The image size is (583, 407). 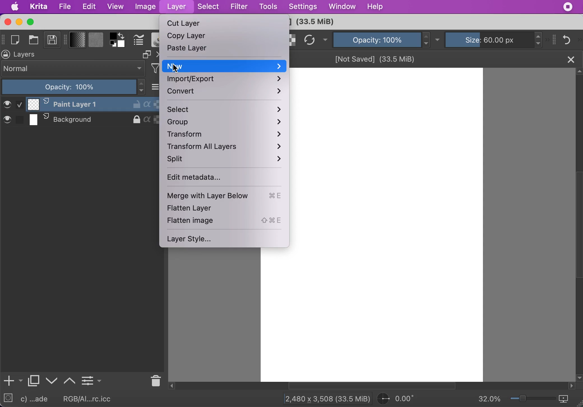 I want to click on flatten layer, so click(x=201, y=209).